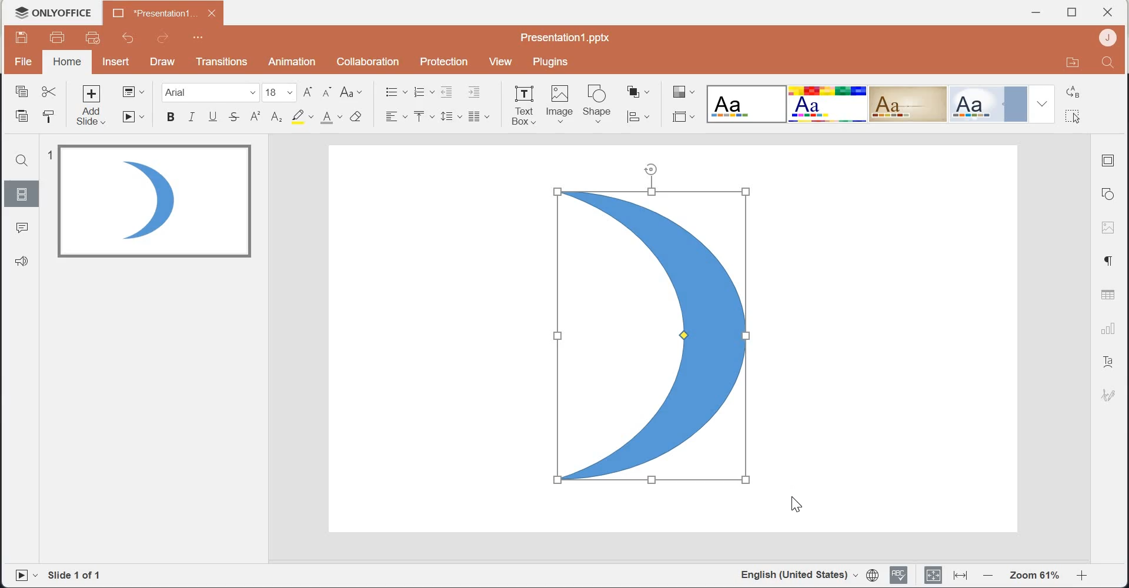 The width and height of the screenshot is (1129, 588). What do you see at coordinates (135, 92) in the screenshot?
I see `Change slide layout` at bounding box center [135, 92].